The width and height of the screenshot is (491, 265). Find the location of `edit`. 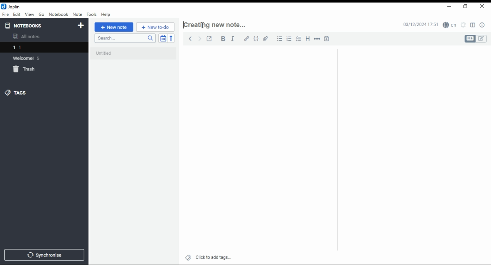

edit is located at coordinates (482, 39).